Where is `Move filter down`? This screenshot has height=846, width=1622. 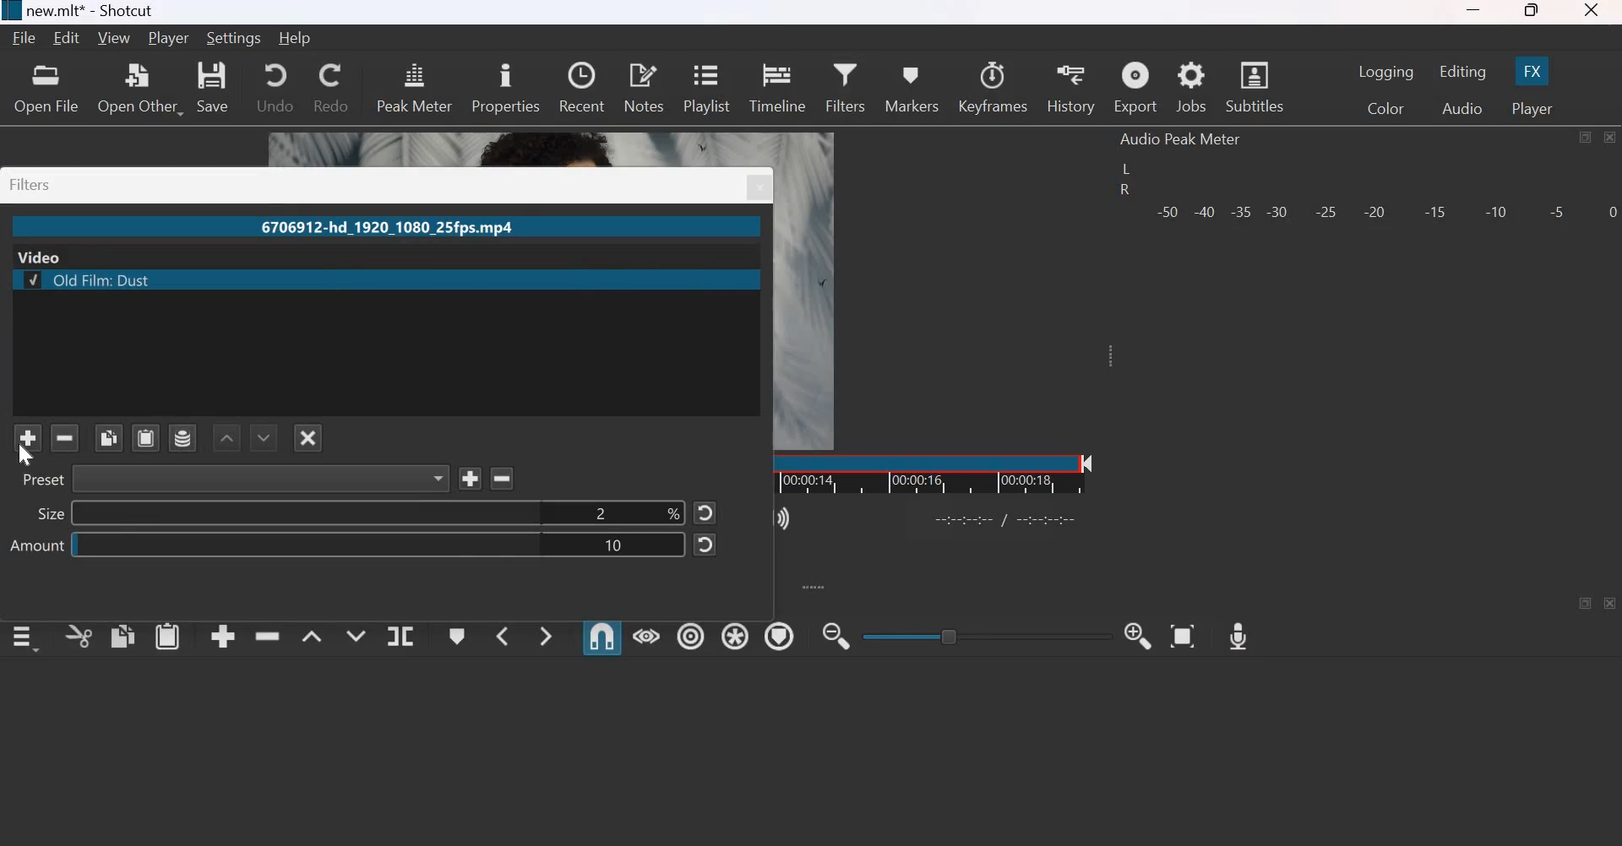 Move filter down is located at coordinates (264, 437).